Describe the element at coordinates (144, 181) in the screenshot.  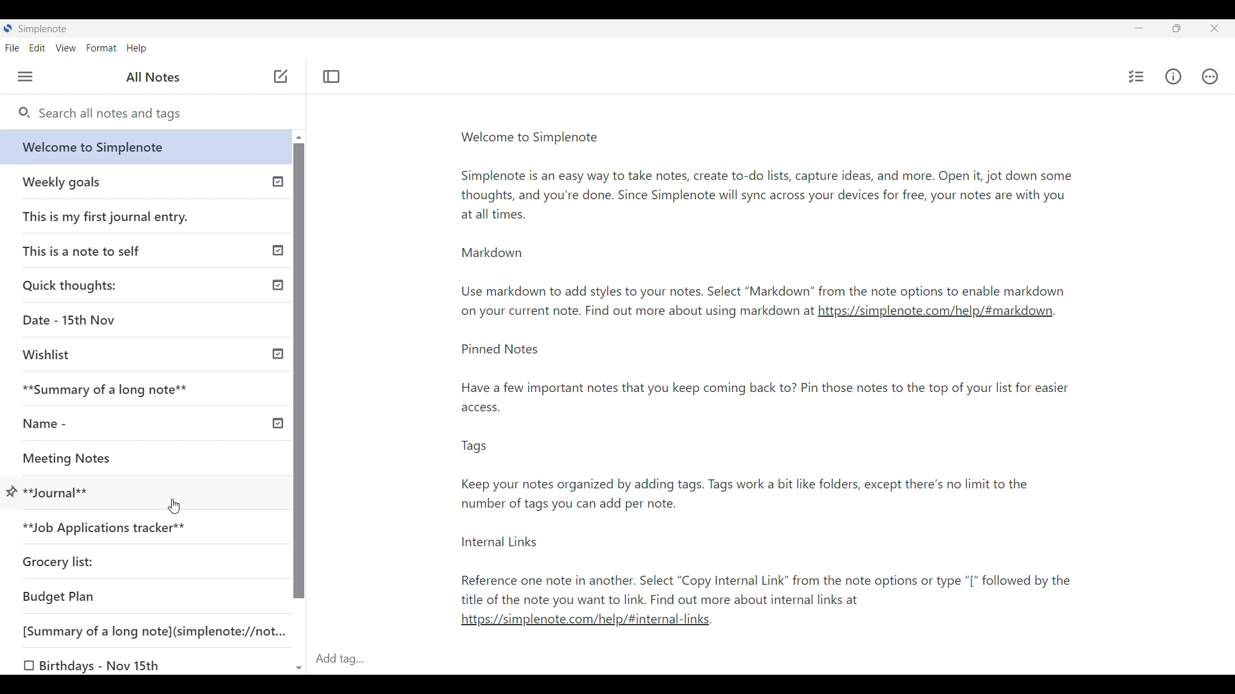
I see `weekly goals` at that location.